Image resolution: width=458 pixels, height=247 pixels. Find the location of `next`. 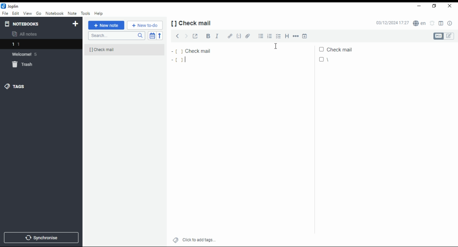

next is located at coordinates (186, 36).